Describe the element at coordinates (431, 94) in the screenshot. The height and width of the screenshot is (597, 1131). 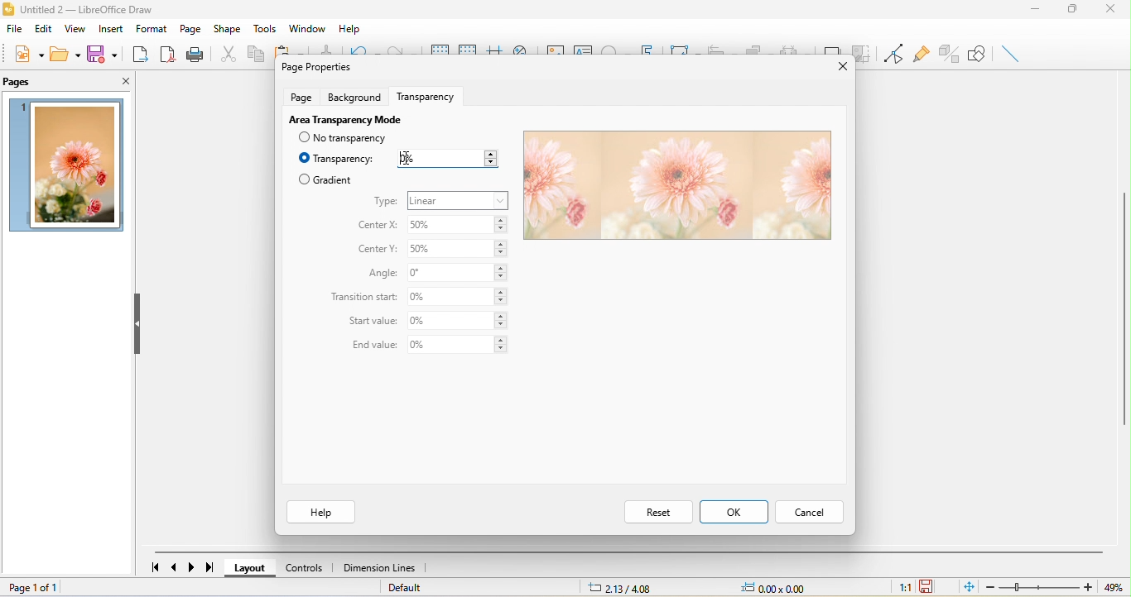
I see `transparency` at that location.